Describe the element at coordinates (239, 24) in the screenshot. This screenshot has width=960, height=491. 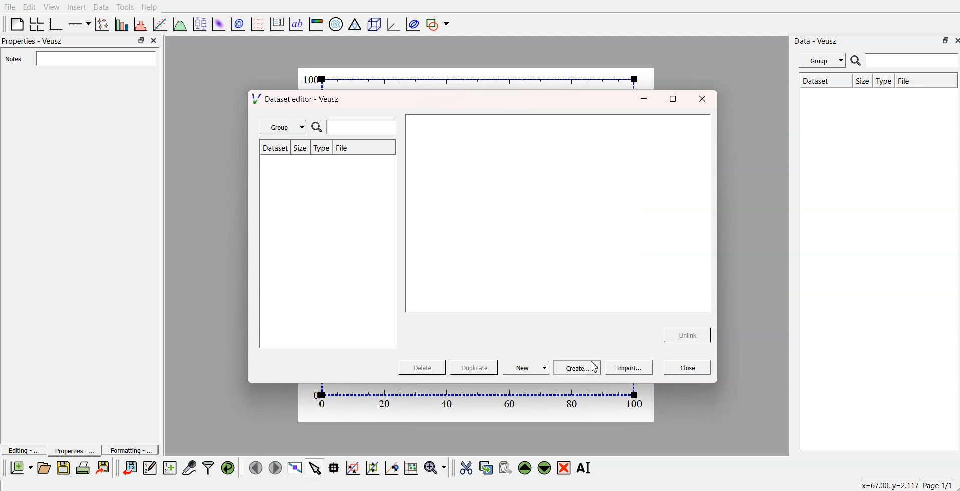
I see `plot a 2D dataset as cont` at that location.